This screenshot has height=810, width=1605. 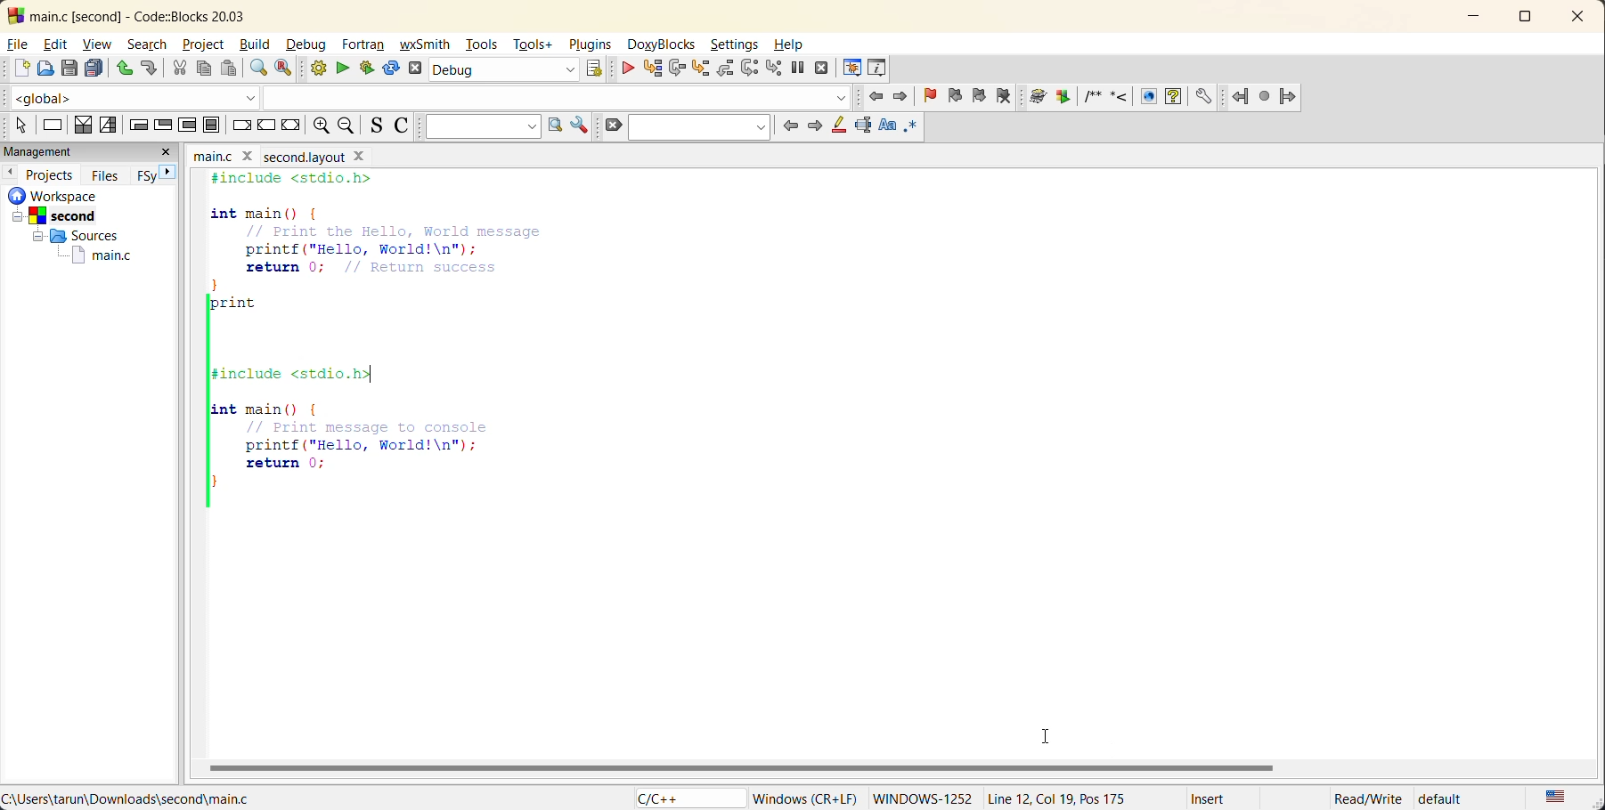 What do you see at coordinates (349, 125) in the screenshot?
I see `zoom out` at bounding box center [349, 125].